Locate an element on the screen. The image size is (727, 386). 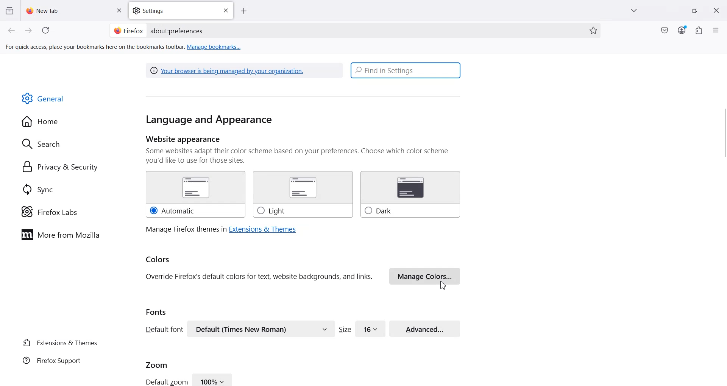
Forward is located at coordinates (29, 31).